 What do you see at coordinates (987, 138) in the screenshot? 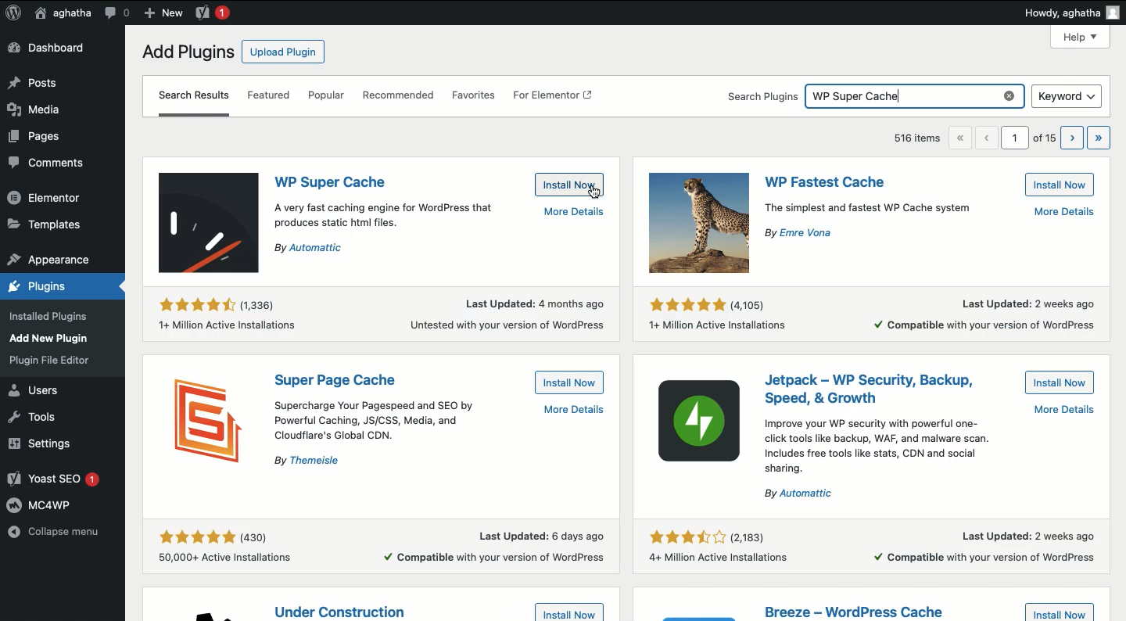
I see `previous page` at bounding box center [987, 138].